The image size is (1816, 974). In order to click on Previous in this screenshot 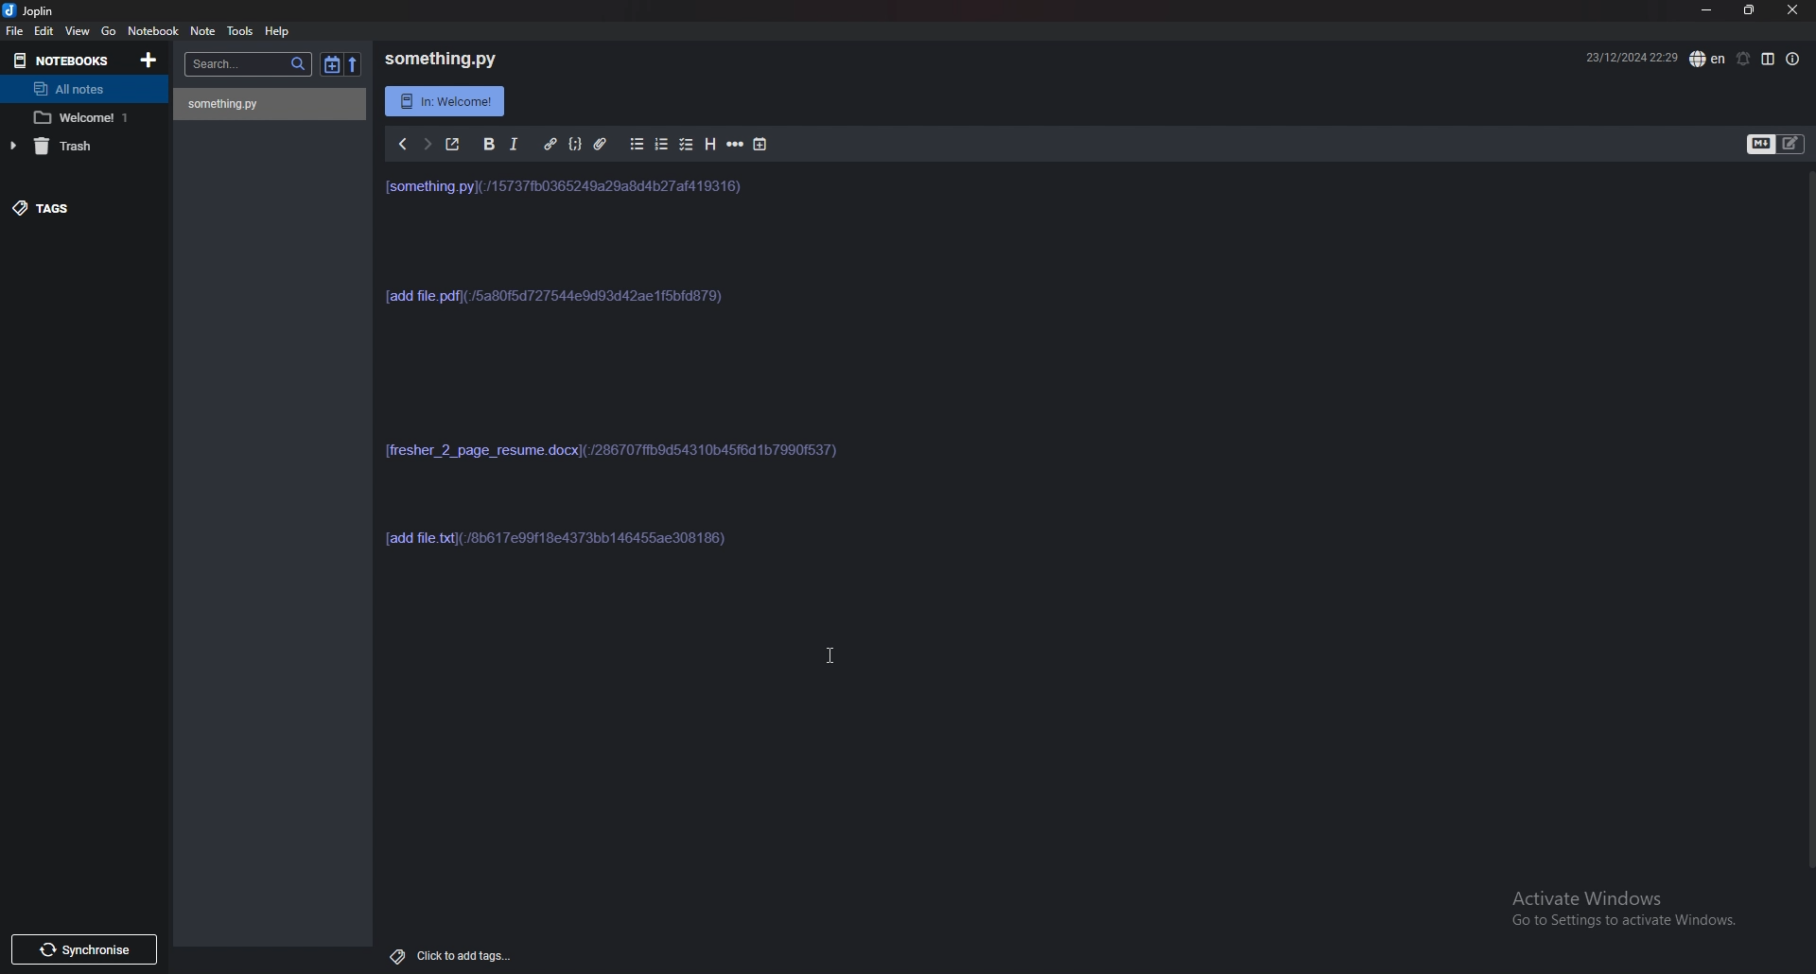, I will do `click(401, 144)`.